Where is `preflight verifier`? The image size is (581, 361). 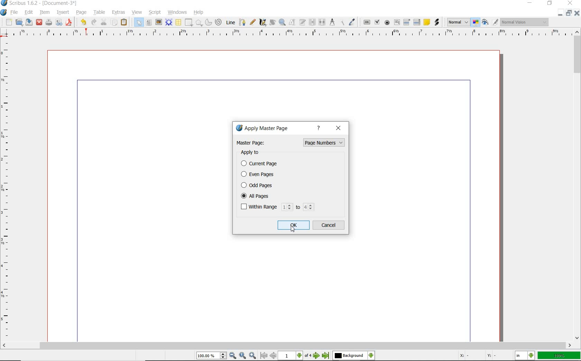 preflight verifier is located at coordinates (59, 22).